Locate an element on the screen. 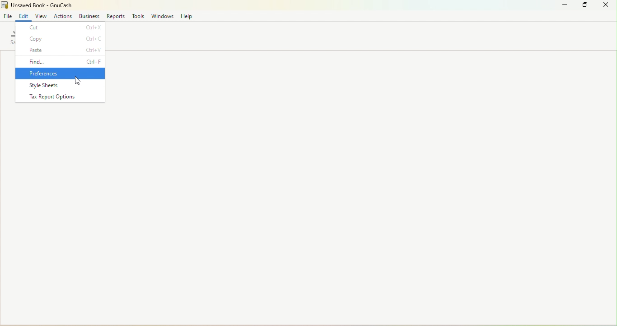 The width and height of the screenshot is (617, 326). Find is located at coordinates (59, 61).